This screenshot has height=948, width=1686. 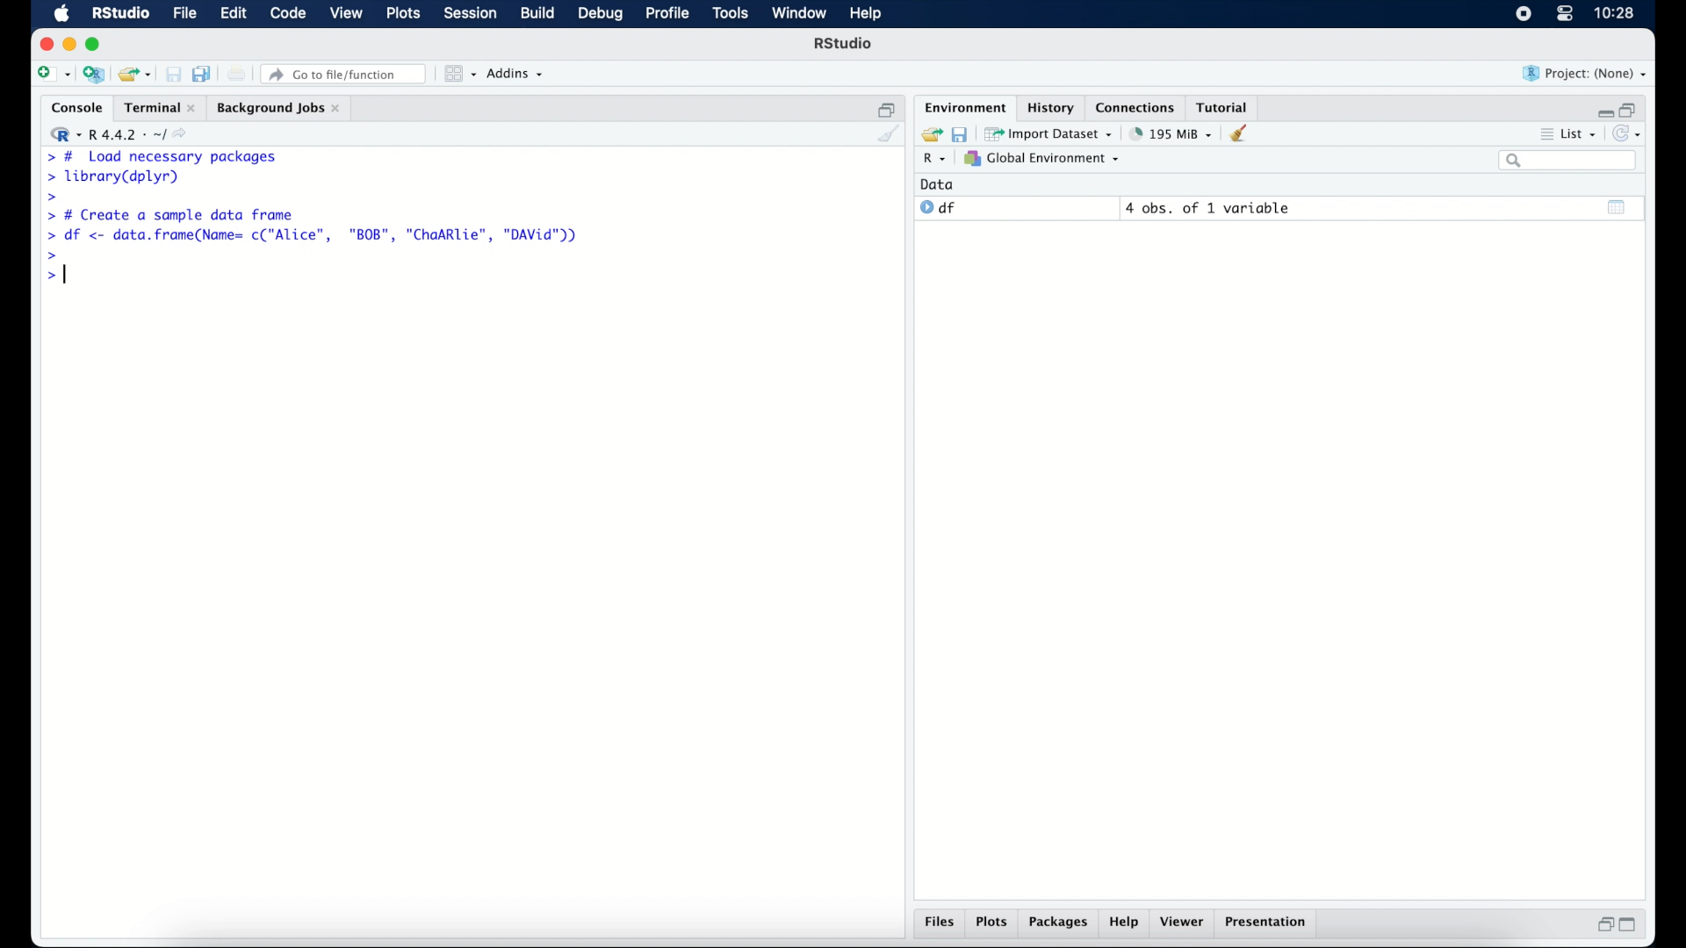 I want to click on minimize, so click(x=1603, y=109).